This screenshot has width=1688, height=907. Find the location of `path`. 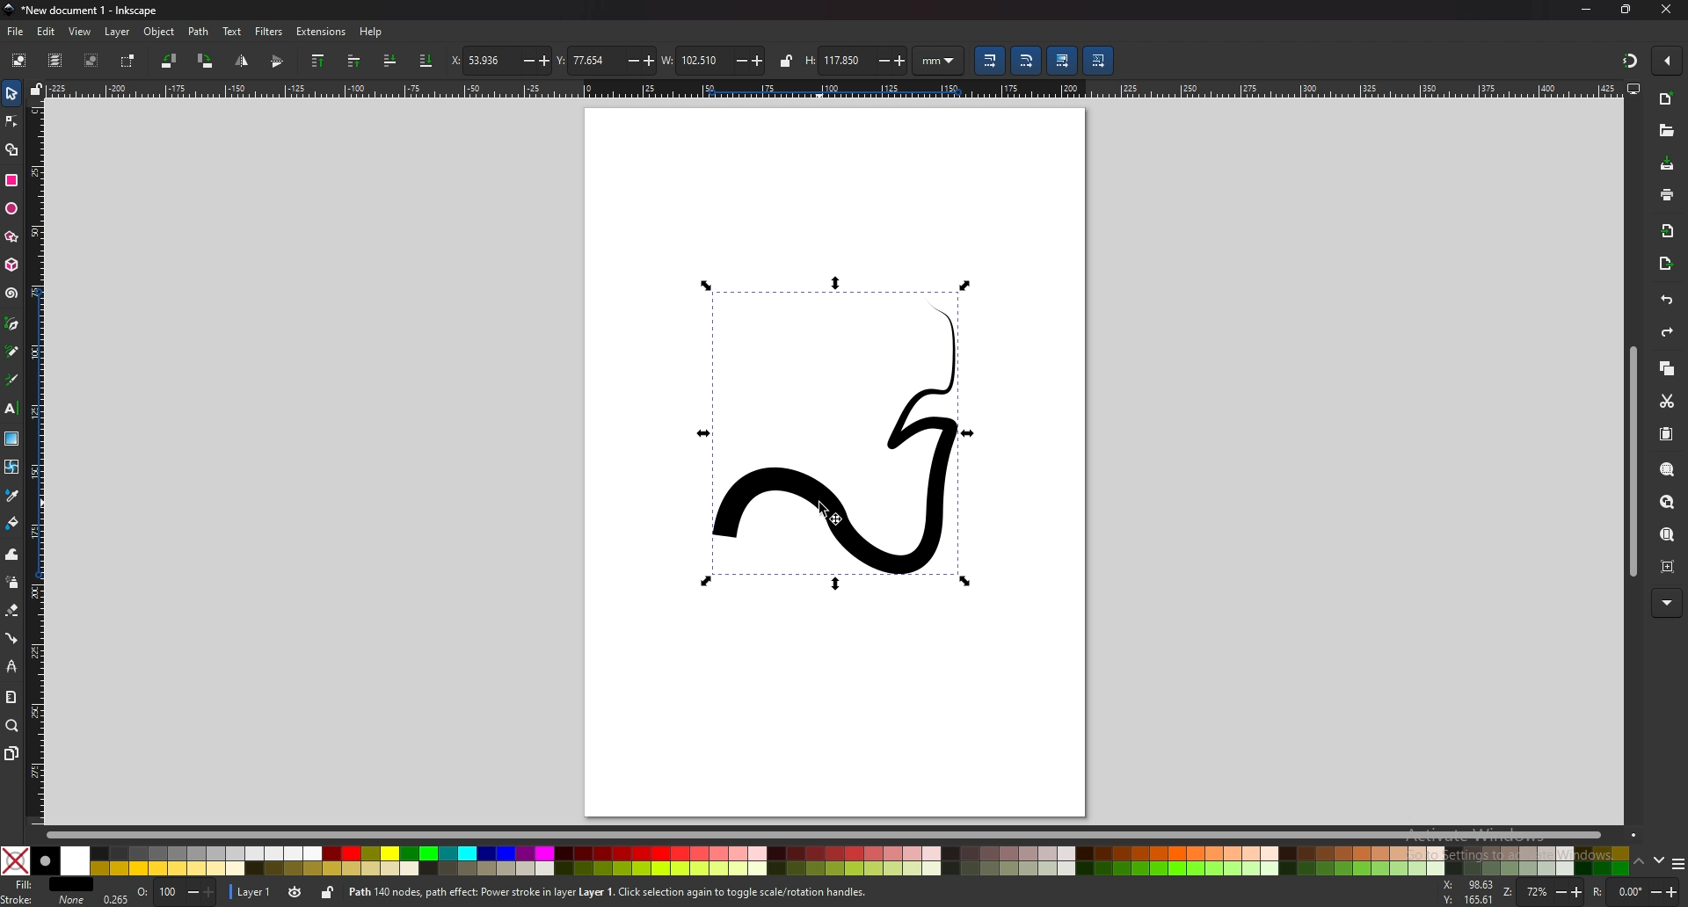

path is located at coordinates (200, 31).